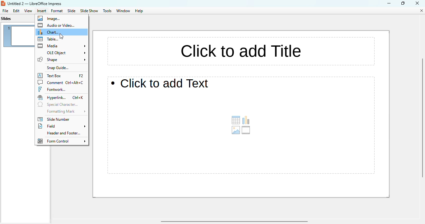 The width and height of the screenshot is (425, 224). What do you see at coordinates (64, 133) in the screenshot?
I see `header and footer` at bounding box center [64, 133].